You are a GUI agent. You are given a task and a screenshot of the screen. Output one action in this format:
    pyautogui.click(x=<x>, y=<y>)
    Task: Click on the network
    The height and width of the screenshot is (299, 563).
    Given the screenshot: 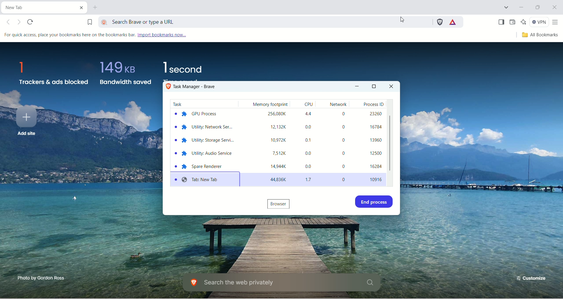 What is the action you would take?
    pyautogui.click(x=343, y=143)
    